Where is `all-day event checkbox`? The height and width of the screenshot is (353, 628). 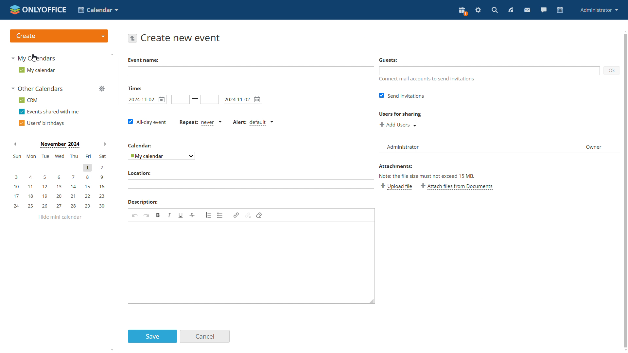 all-day event checkbox is located at coordinates (148, 122).